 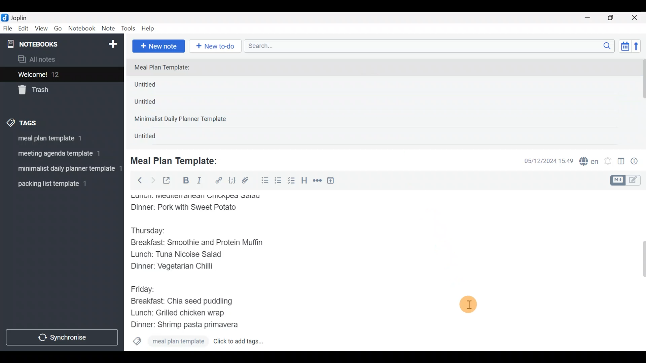 I want to click on Insert time, so click(x=334, y=182).